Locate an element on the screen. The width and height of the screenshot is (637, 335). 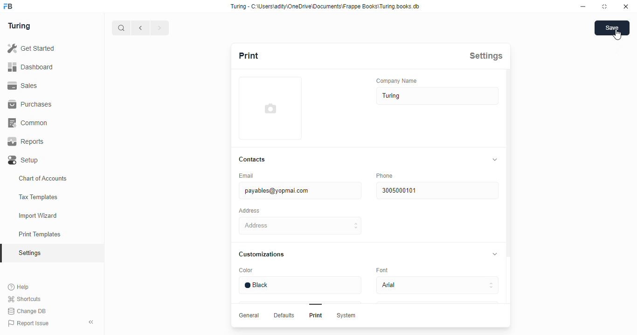
Help is located at coordinates (20, 287).